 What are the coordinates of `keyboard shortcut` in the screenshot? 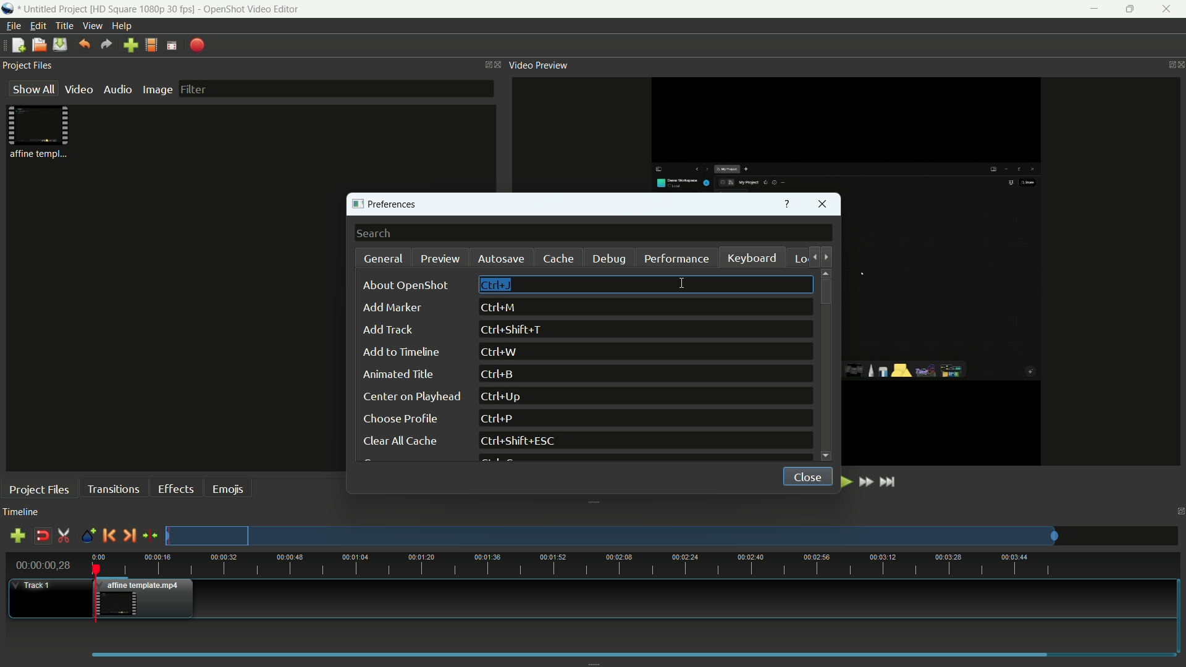 It's located at (521, 442).